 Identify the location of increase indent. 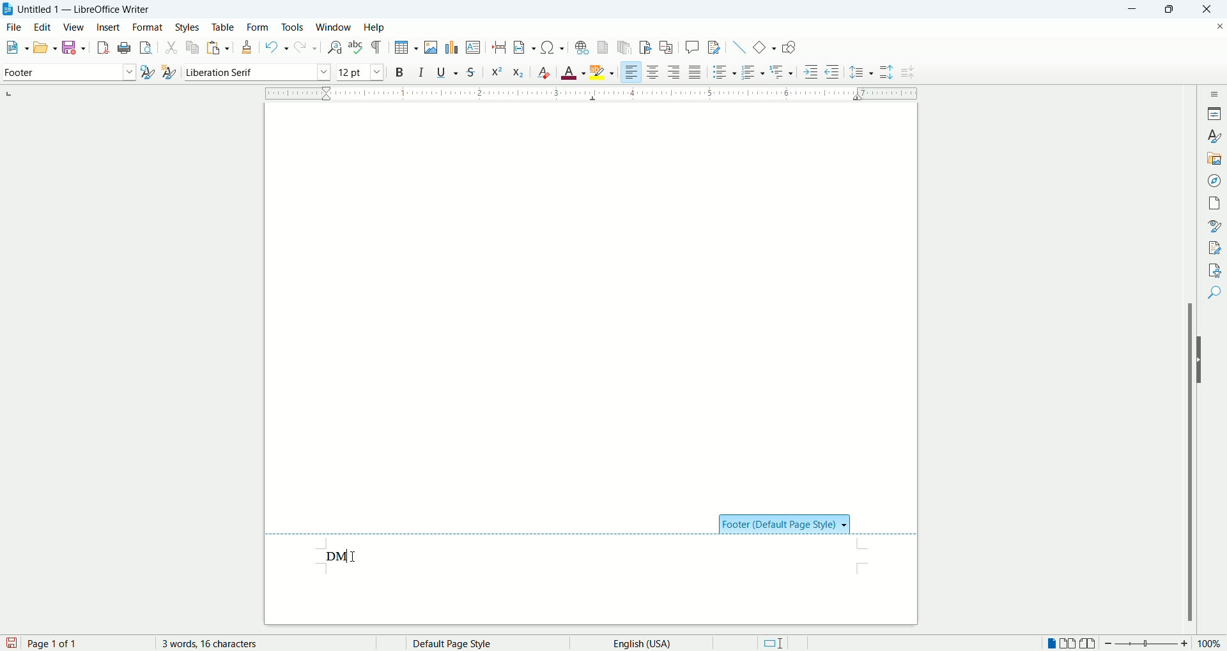
(812, 71).